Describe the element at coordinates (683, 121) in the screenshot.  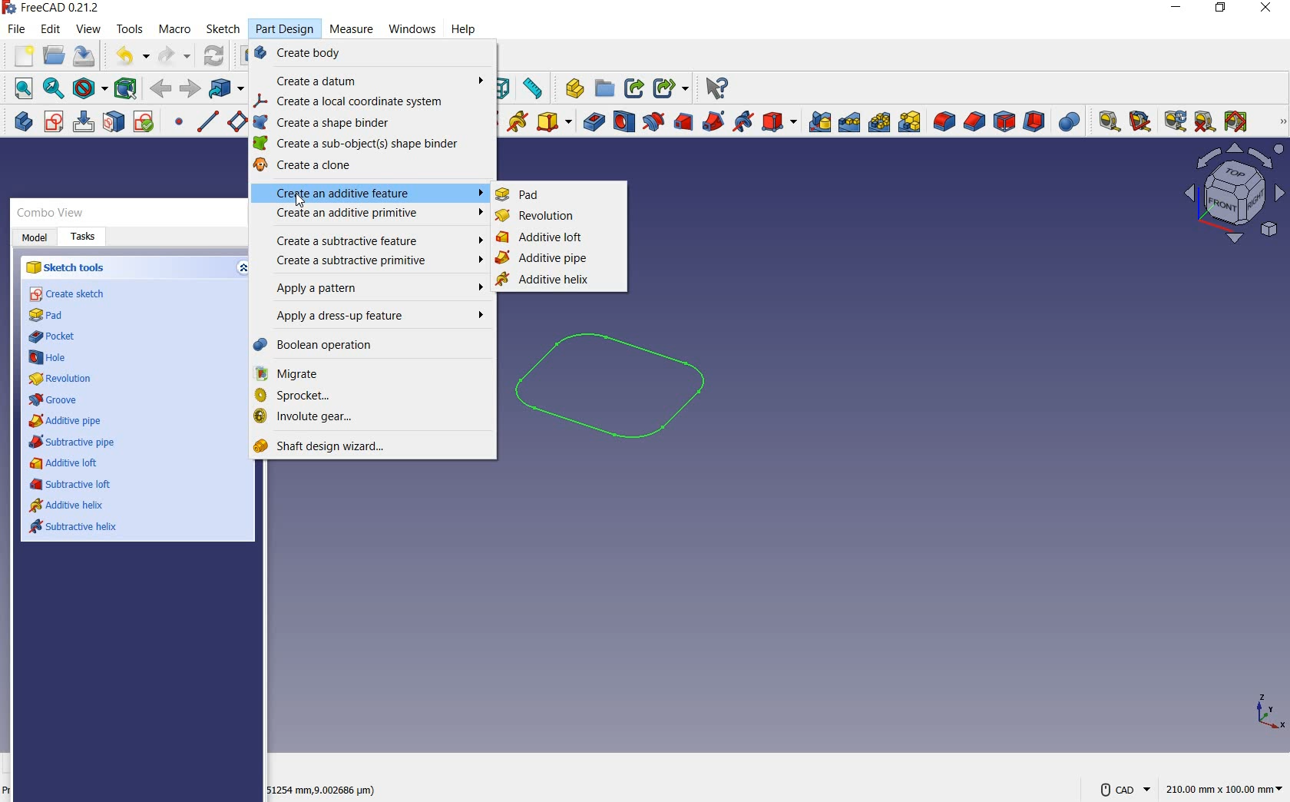
I see `subtractive loft` at that location.